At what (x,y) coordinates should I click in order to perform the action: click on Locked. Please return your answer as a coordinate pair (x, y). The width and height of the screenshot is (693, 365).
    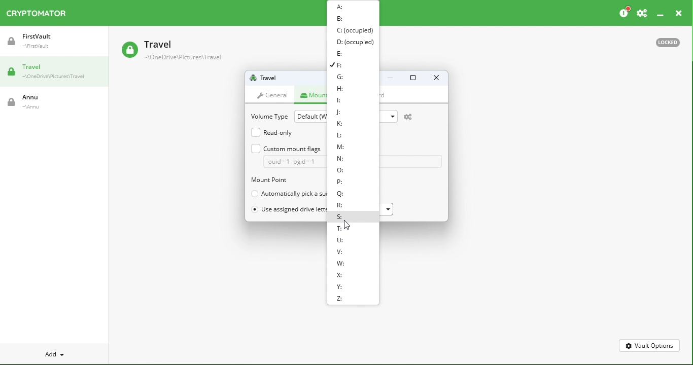
    Looking at the image, I should click on (671, 42).